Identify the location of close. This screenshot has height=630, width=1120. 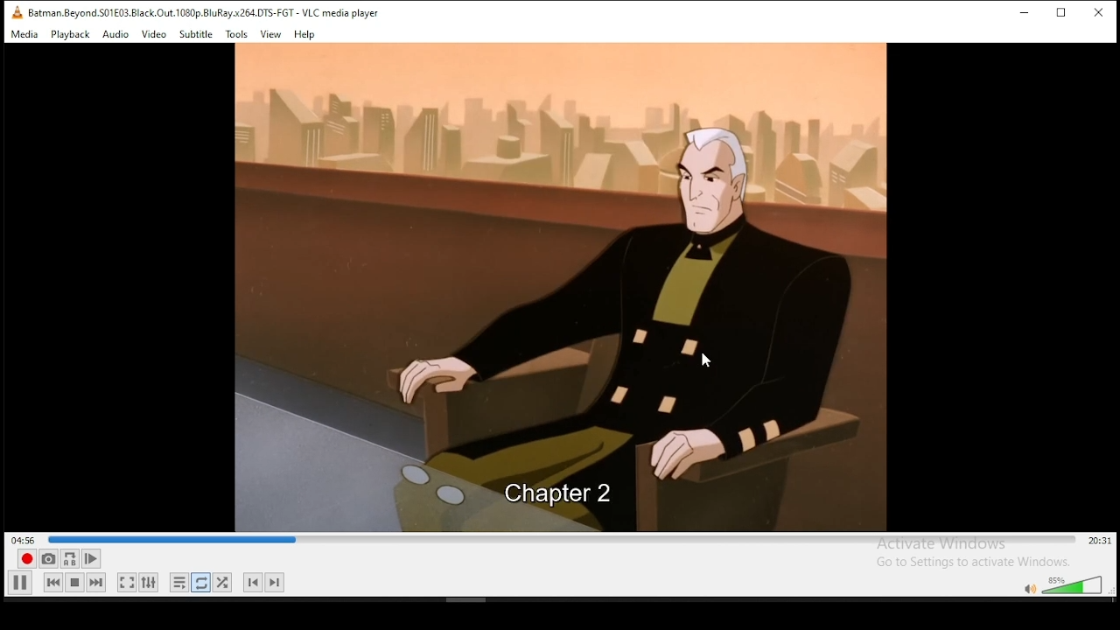
(1098, 13).